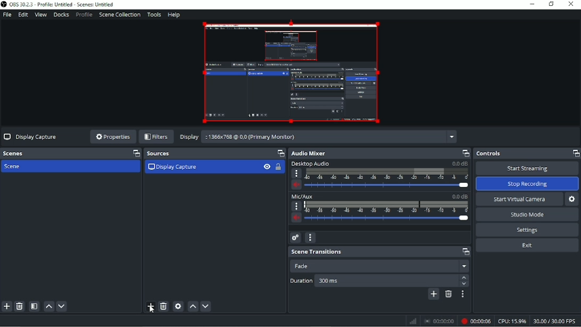  Describe the element at coordinates (266, 166) in the screenshot. I see `Visibility` at that location.